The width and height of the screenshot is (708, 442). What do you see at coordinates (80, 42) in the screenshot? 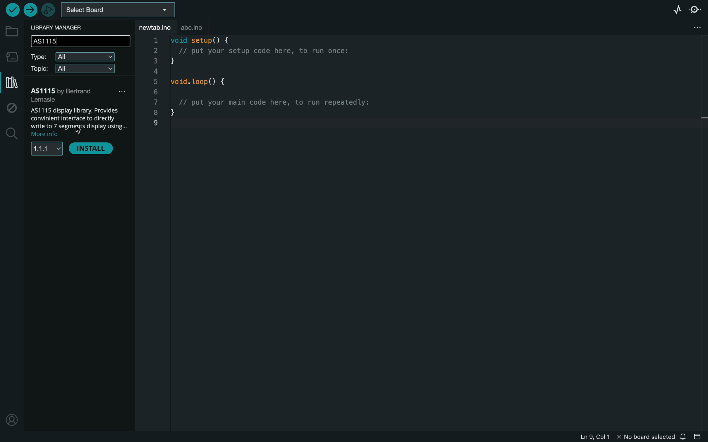
I see `search bar` at bounding box center [80, 42].